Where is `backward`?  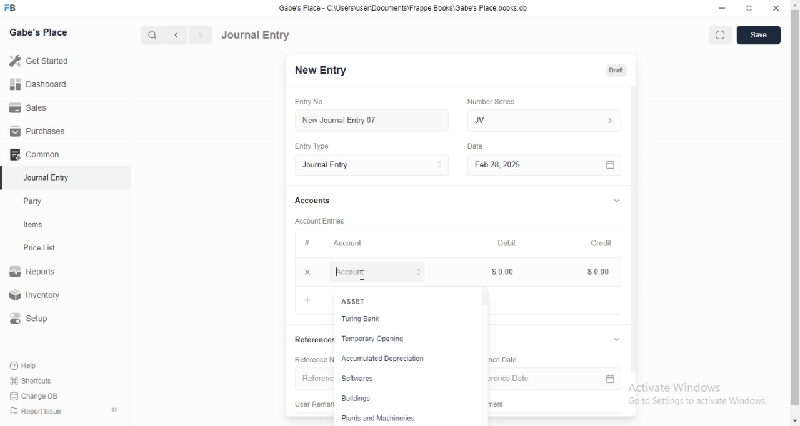
backward is located at coordinates (176, 35).